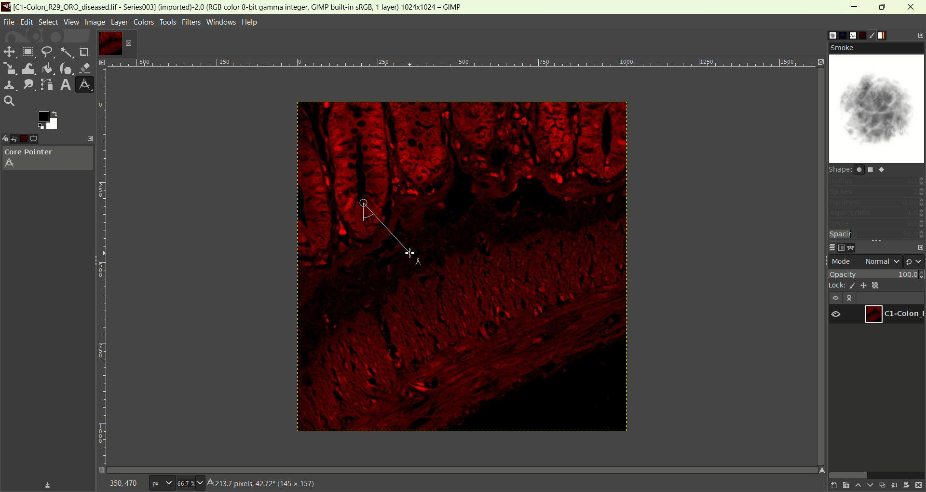  Describe the element at coordinates (814, 164) in the screenshot. I see `vertical scroll bar` at that location.